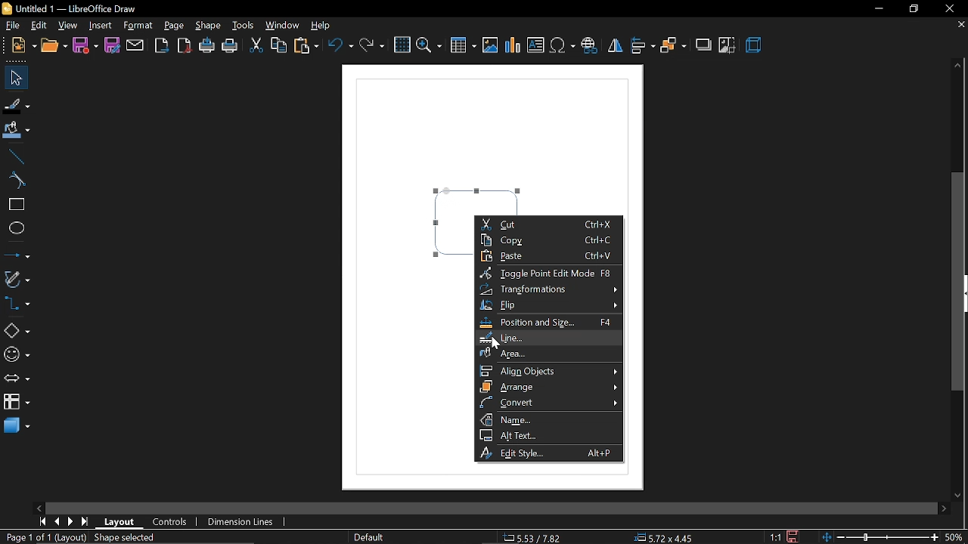  What do you see at coordinates (642, 46) in the screenshot?
I see `align` at bounding box center [642, 46].